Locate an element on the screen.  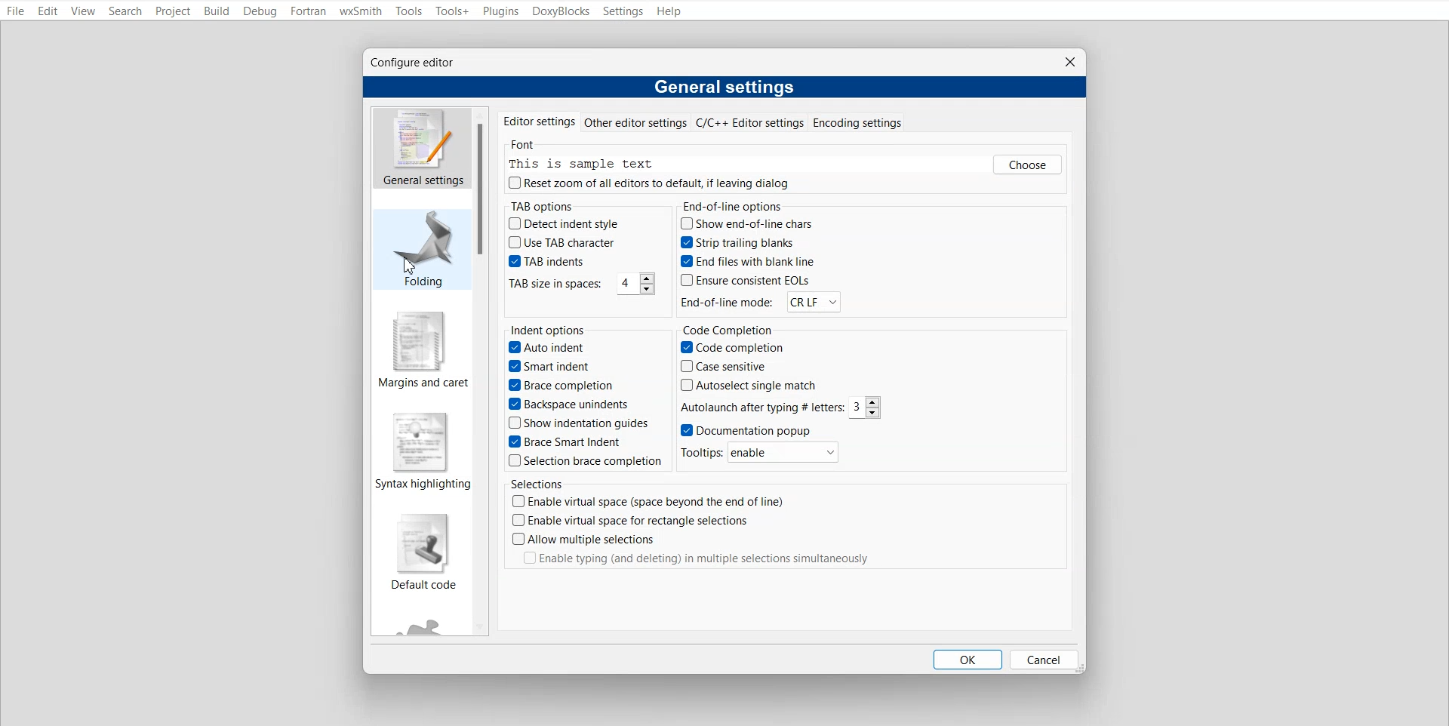
Selection brace completion is located at coordinates (582, 461).